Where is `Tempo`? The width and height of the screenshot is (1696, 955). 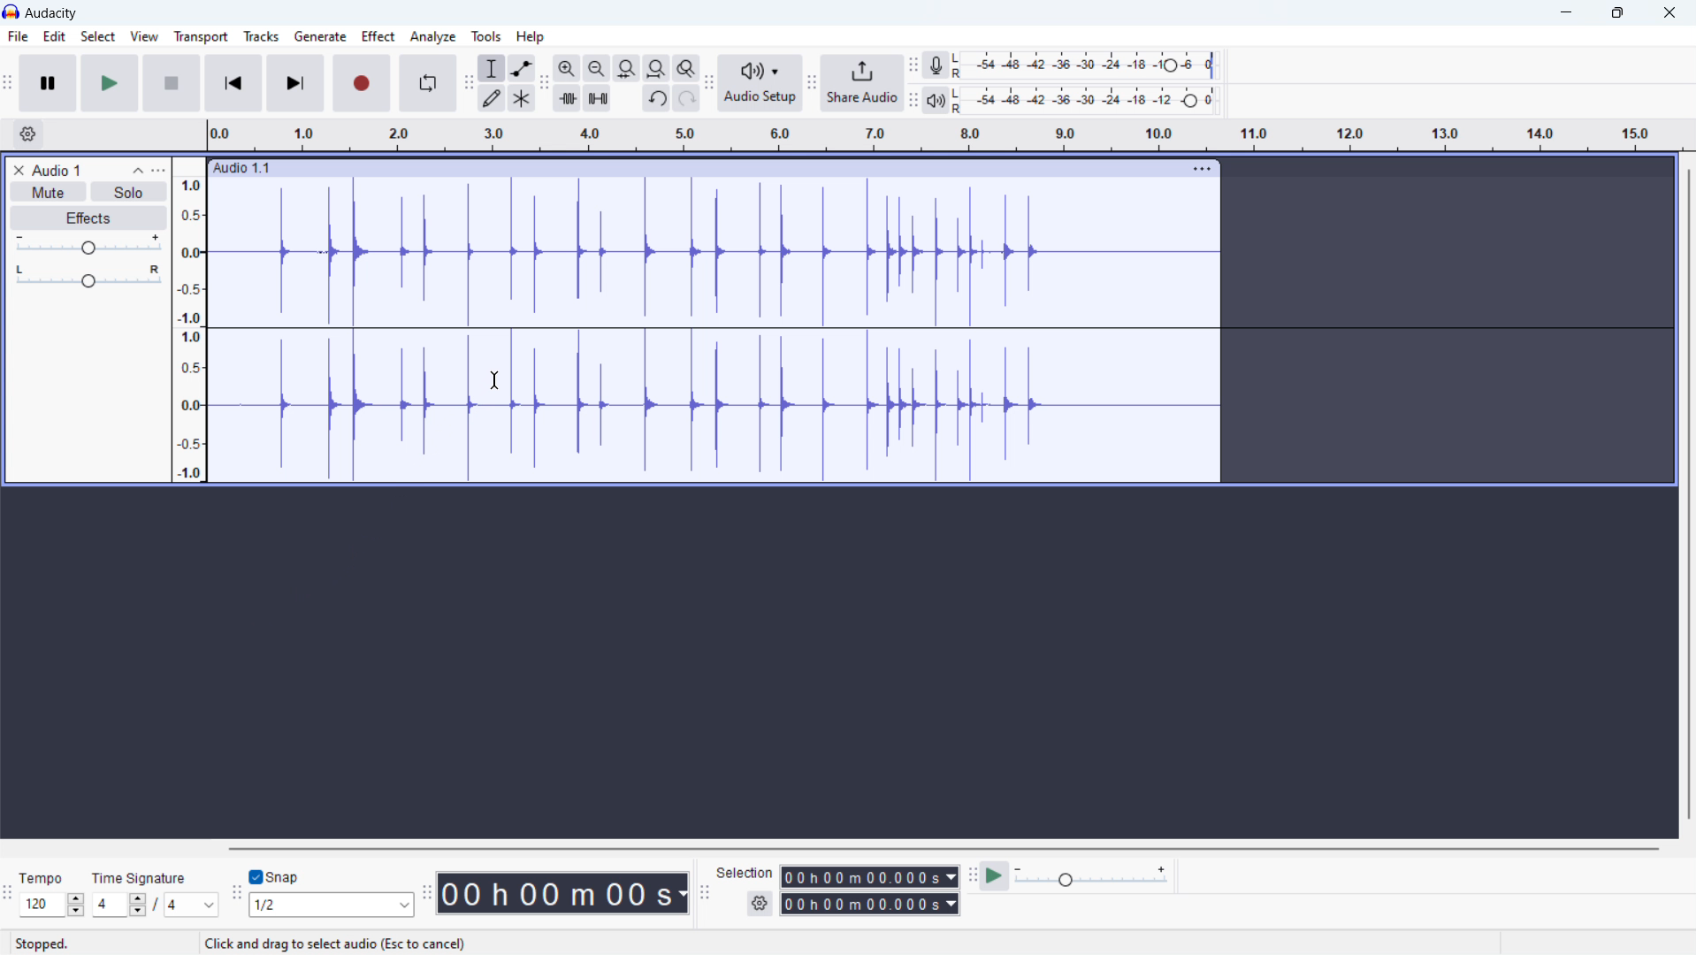 Tempo is located at coordinates (46, 876).